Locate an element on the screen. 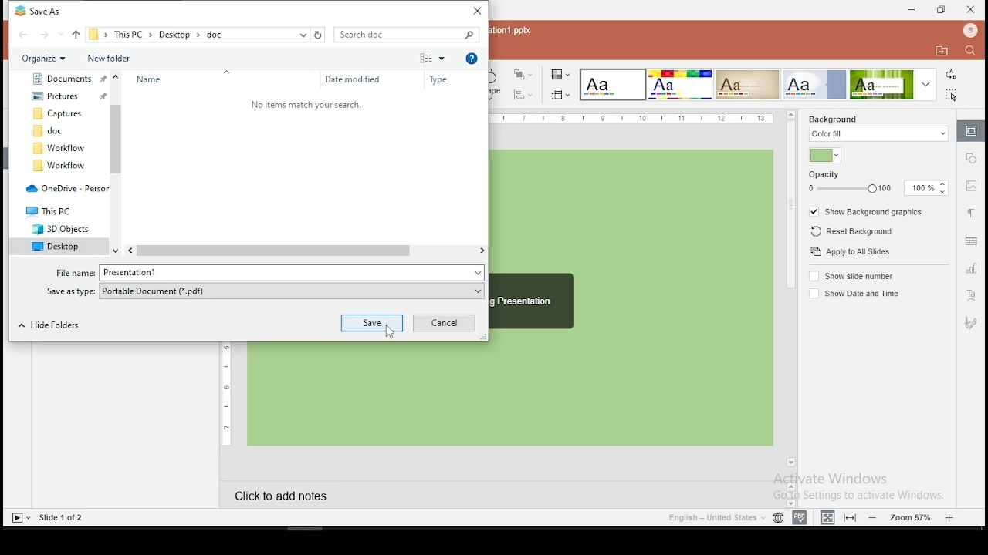  This PC is located at coordinates (53, 212).